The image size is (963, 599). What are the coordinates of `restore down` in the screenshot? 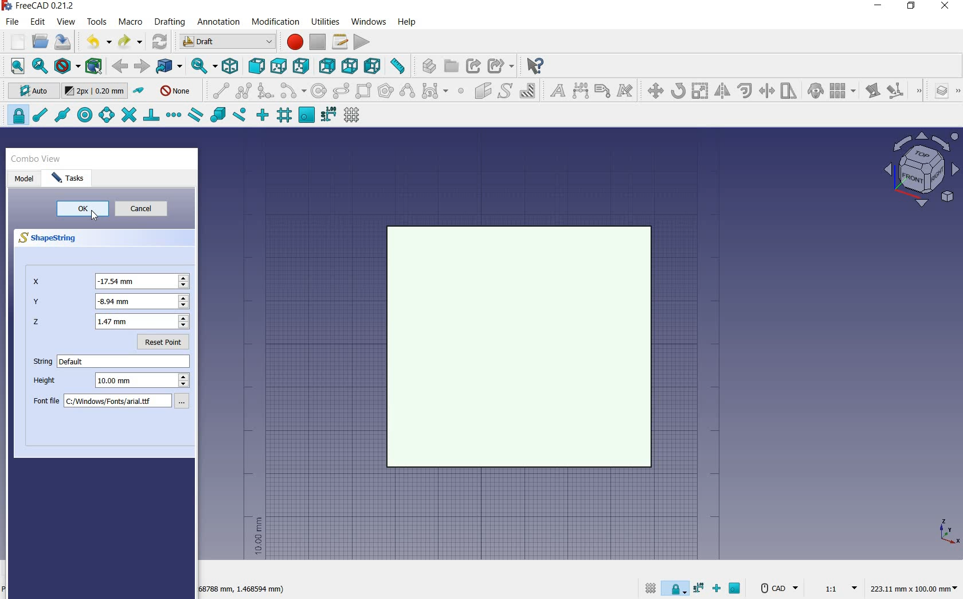 It's located at (912, 7).